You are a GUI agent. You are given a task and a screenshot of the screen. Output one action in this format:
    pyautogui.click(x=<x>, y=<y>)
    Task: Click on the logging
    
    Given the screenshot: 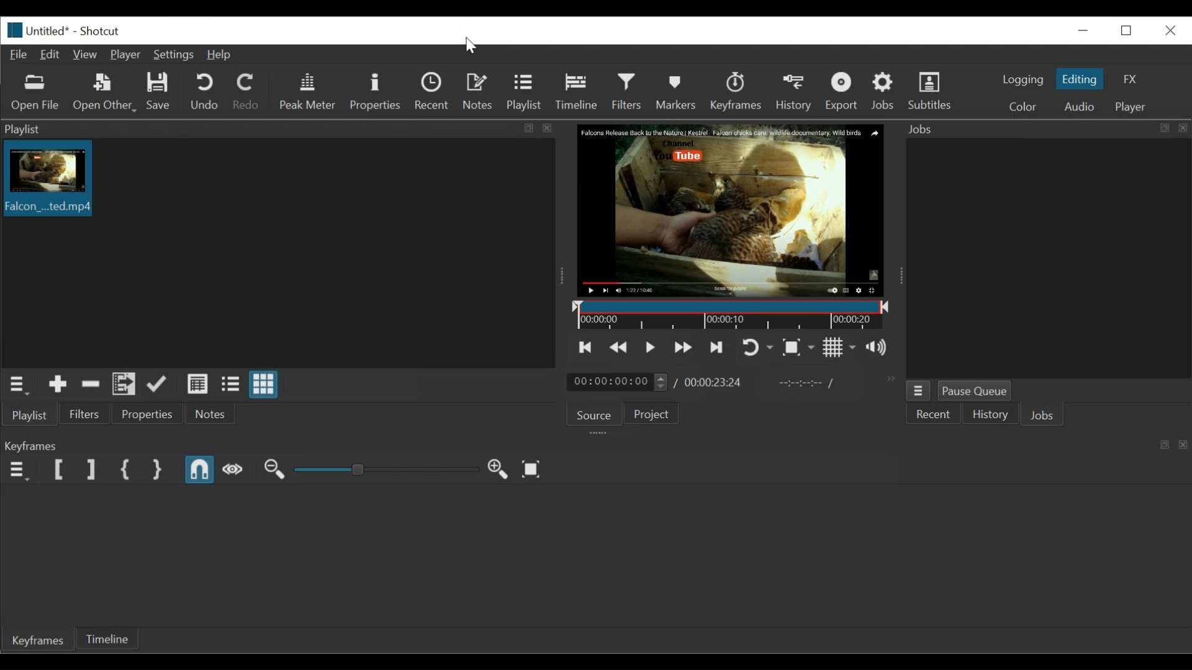 What is the action you would take?
    pyautogui.click(x=1023, y=80)
    